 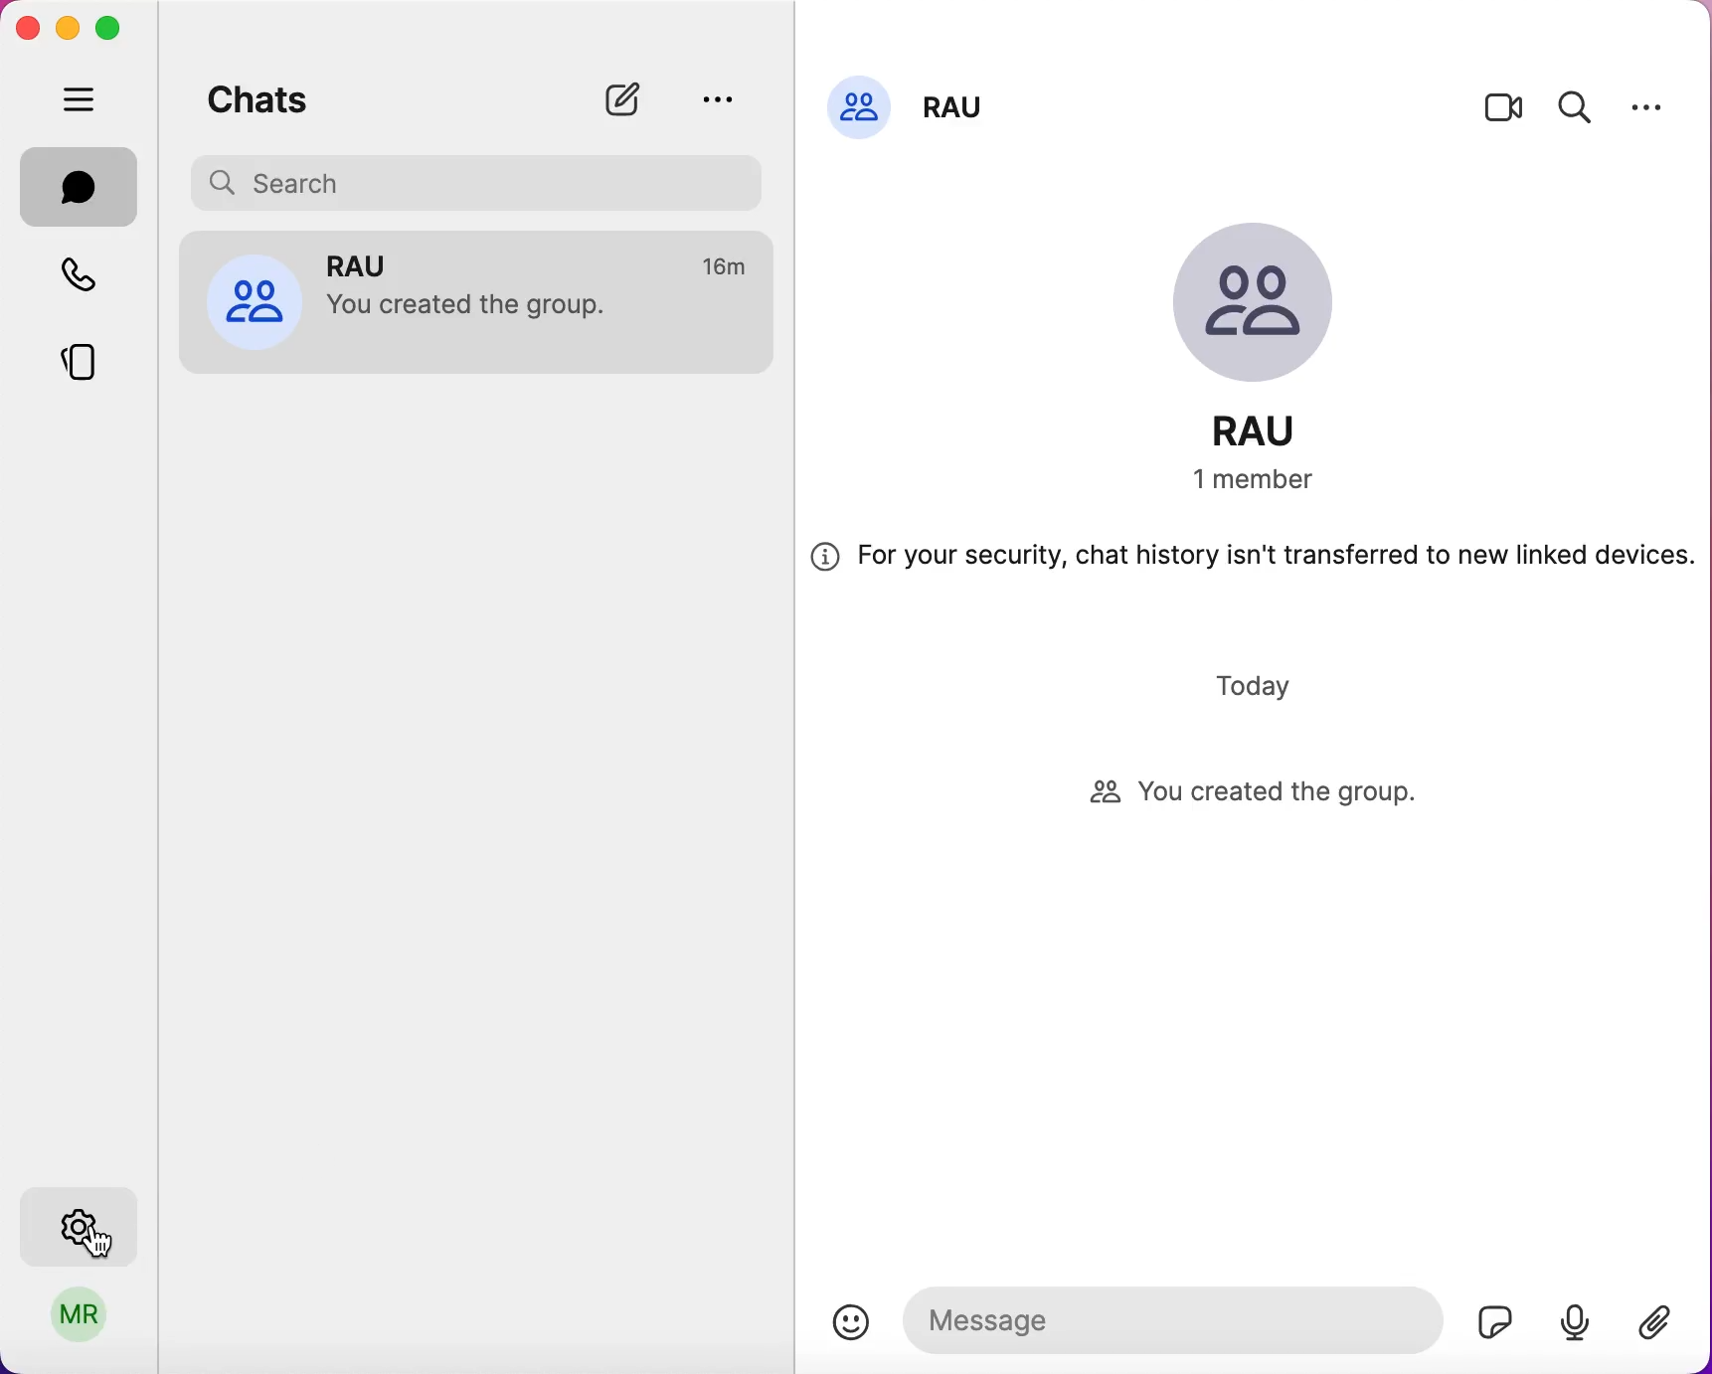 I want to click on sticker, so click(x=1488, y=1316).